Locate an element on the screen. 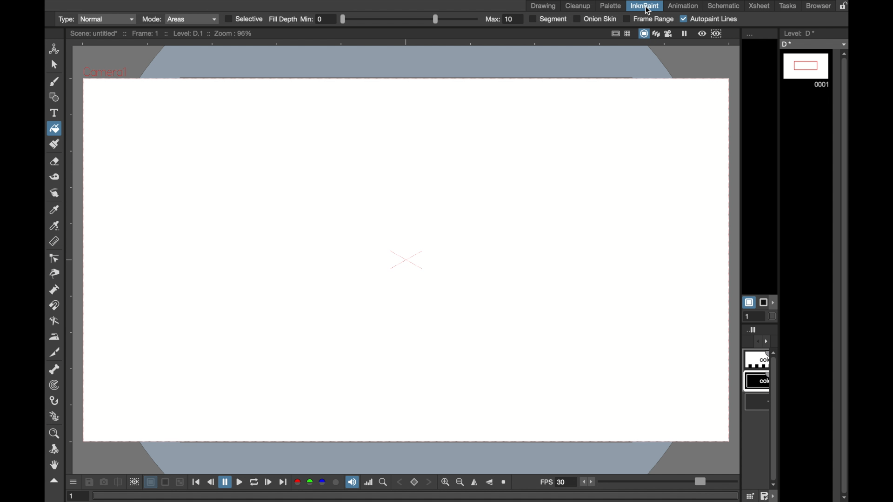 The height and width of the screenshot is (502, 893). layer is located at coordinates (150, 483).